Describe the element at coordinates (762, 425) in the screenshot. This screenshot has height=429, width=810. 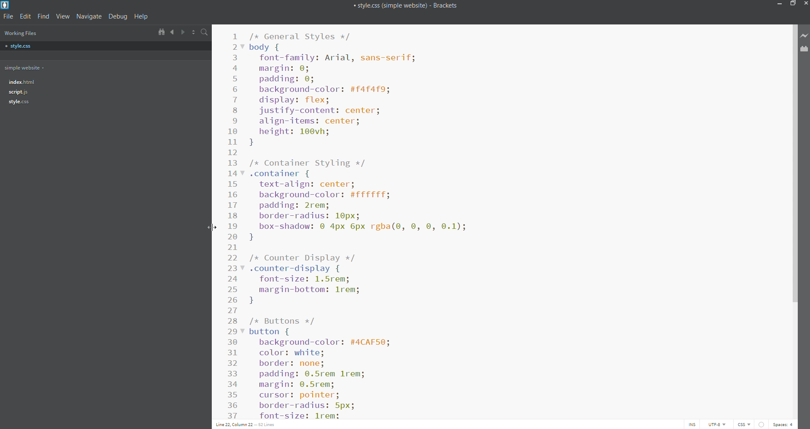
I see `show error` at that location.